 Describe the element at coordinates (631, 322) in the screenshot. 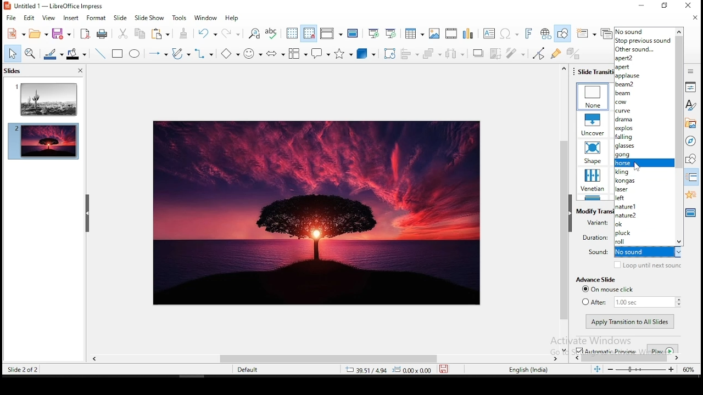

I see `apply transition to all slides` at that location.